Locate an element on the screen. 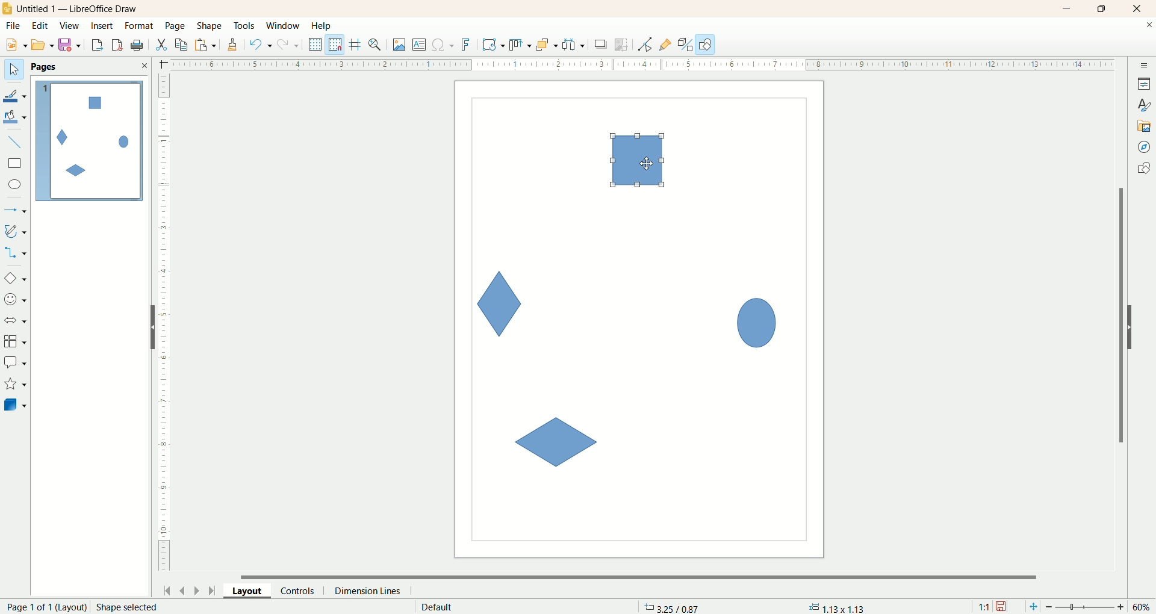 The width and height of the screenshot is (1156, 614). insert image is located at coordinates (400, 45).